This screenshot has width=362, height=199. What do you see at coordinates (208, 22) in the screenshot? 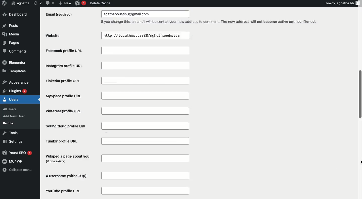
I see `If you change this, an email will be sent at your new address to confirm it. The new address will not become active until confirmed.` at bounding box center [208, 22].